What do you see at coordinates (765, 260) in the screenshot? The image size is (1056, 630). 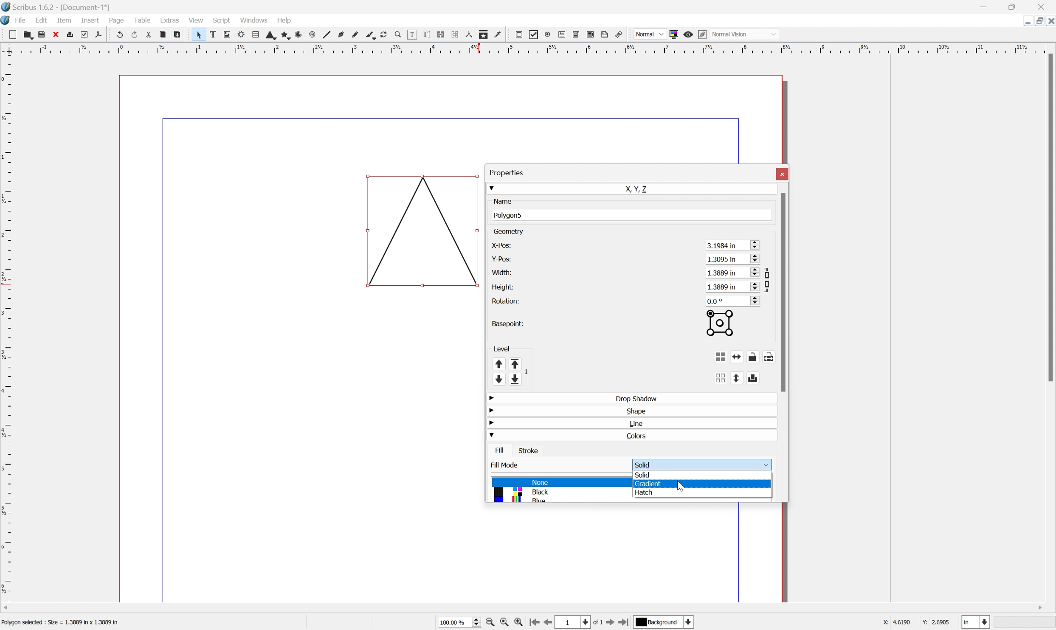 I see `Scroll` at bounding box center [765, 260].